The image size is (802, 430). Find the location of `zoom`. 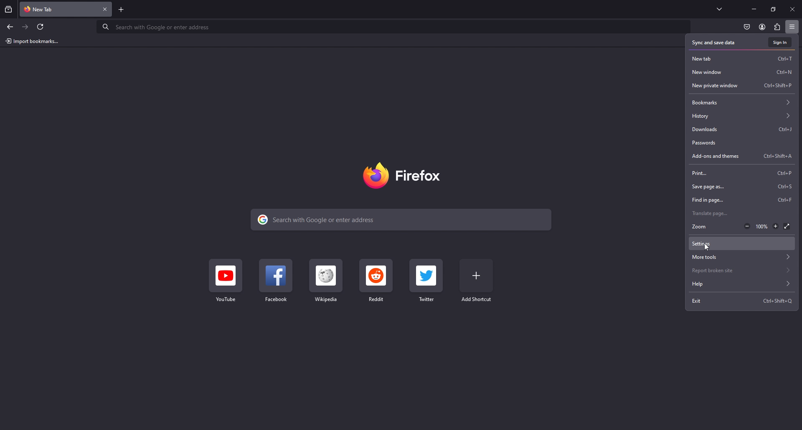

zoom is located at coordinates (703, 227).